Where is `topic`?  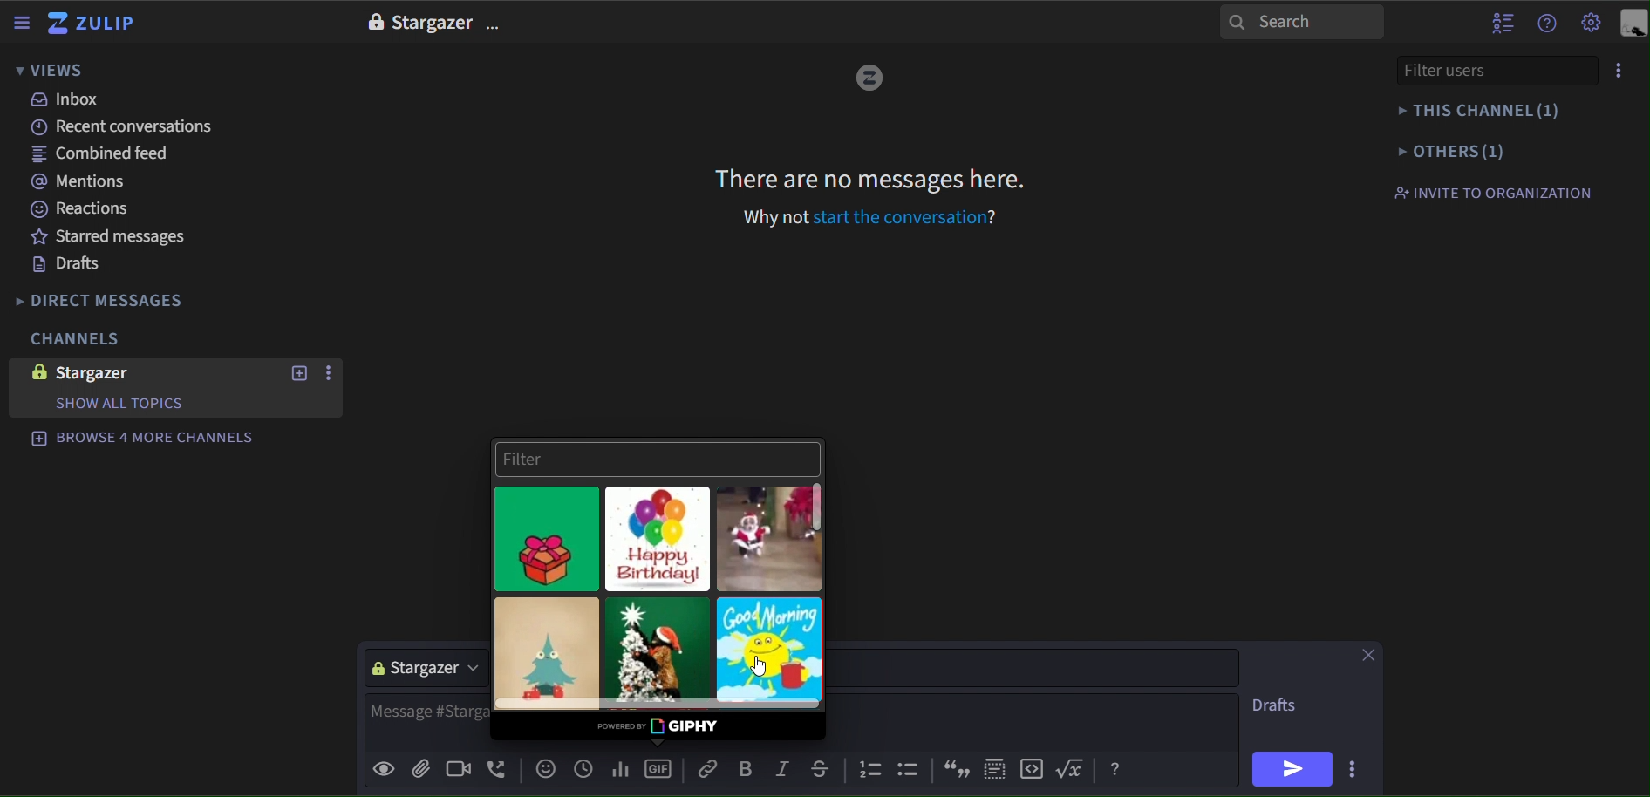
topic is located at coordinates (1036, 668).